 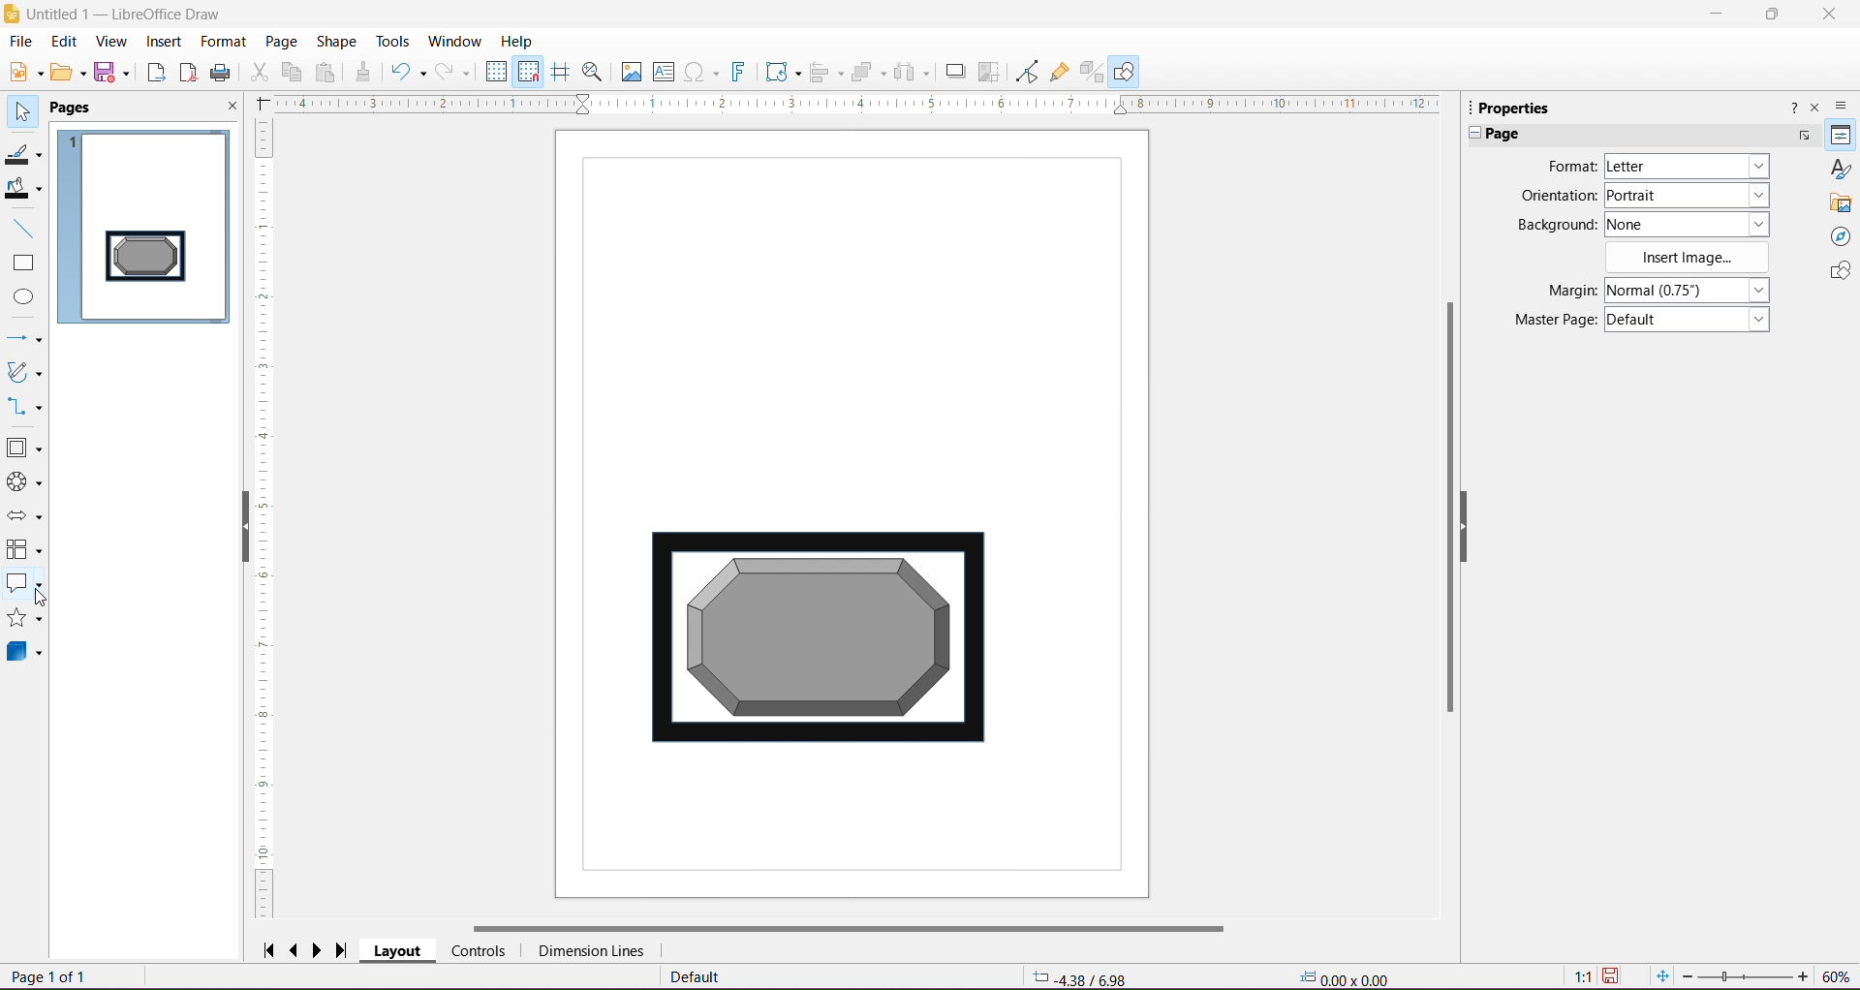 What do you see at coordinates (1718, 13) in the screenshot?
I see `Minimize` at bounding box center [1718, 13].